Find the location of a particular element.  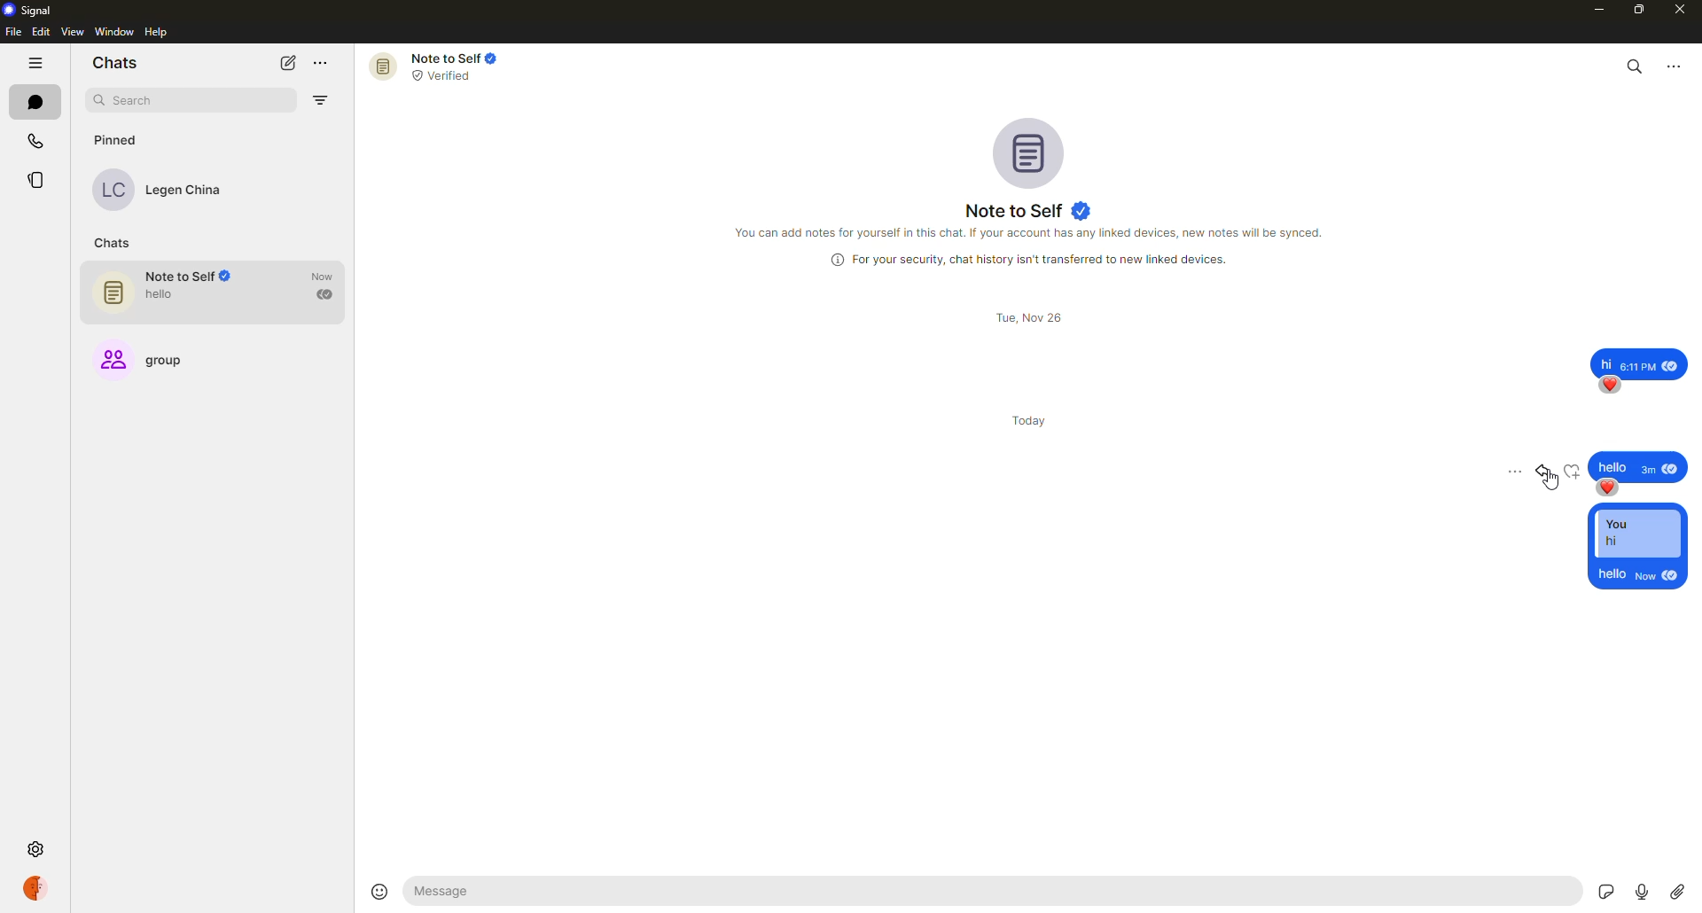

info is located at coordinates (1034, 233).